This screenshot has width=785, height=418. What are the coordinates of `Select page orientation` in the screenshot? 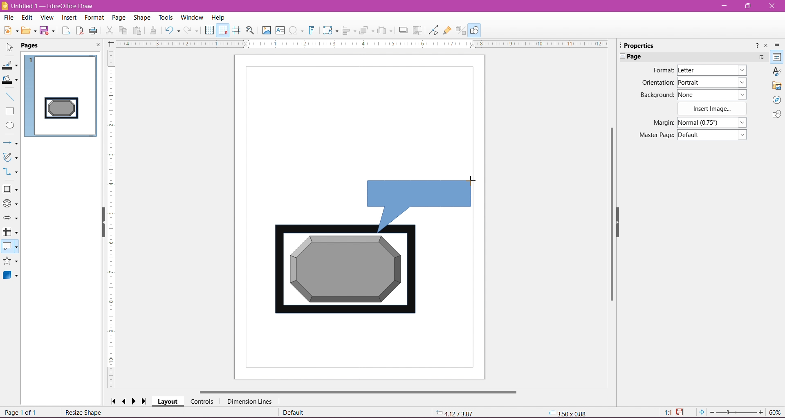 It's located at (713, 82).